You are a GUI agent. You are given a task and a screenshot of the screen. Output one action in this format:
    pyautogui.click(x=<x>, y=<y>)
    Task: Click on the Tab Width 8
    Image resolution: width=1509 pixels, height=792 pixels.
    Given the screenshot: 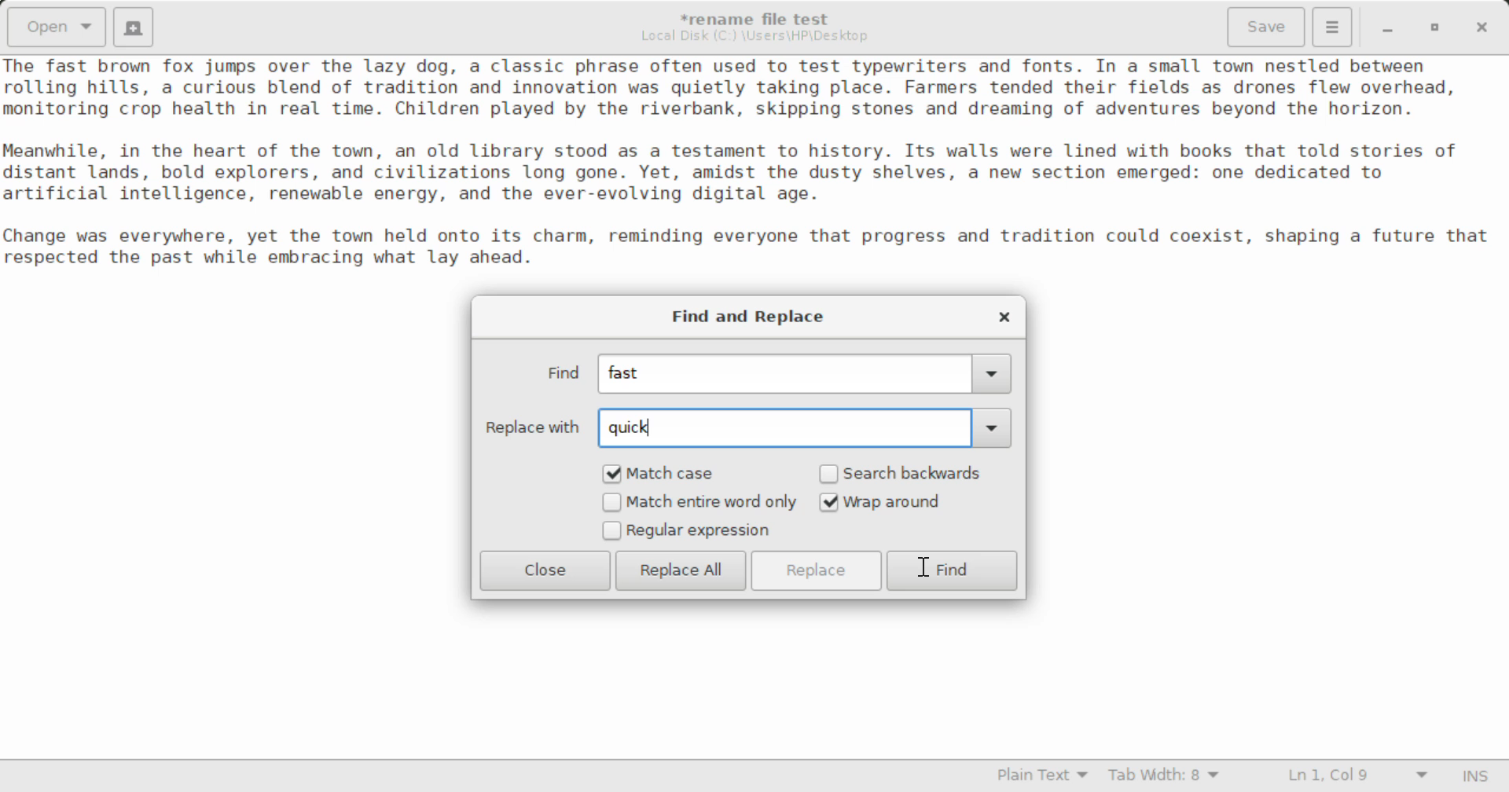 What is the action you would take?
    pyautogui.click(x=1164, y=777)
    